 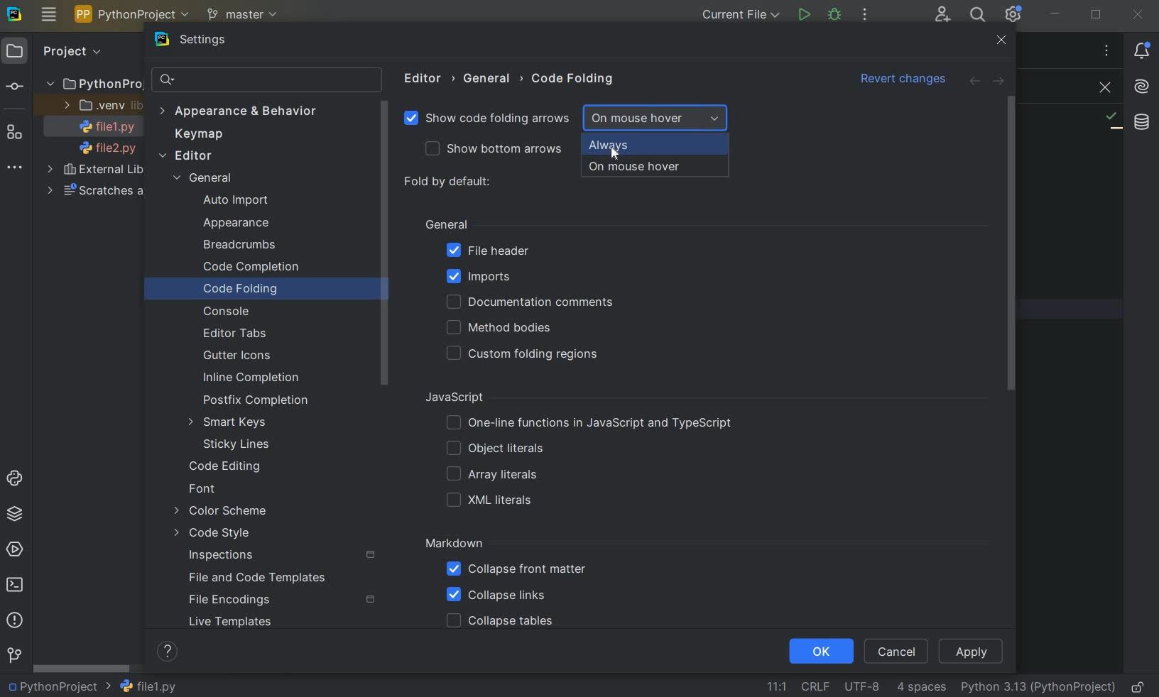 What do you see at coordinates (1141, 687) in the screenshot?
I see `MAKE FILE READY ONLY` at bounding box center [1141, 687].